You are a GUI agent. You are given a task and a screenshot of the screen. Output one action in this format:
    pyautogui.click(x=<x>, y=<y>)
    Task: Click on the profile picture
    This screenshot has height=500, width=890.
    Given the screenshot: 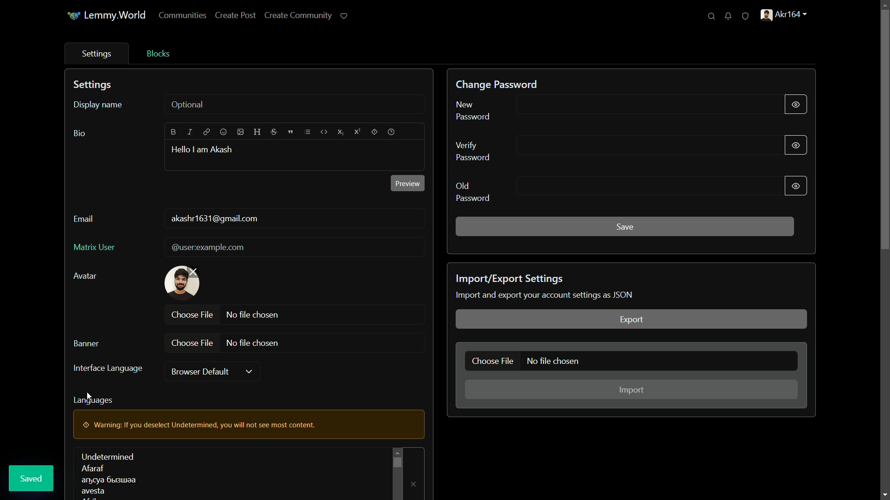 What is the action you would take?
    pyautogui.click(x=183, y=282)
    